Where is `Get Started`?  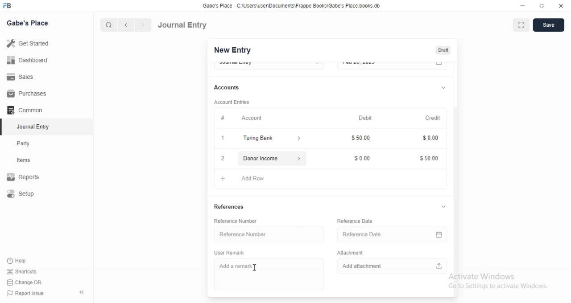
Get Started is located at coordinates (30, 43).